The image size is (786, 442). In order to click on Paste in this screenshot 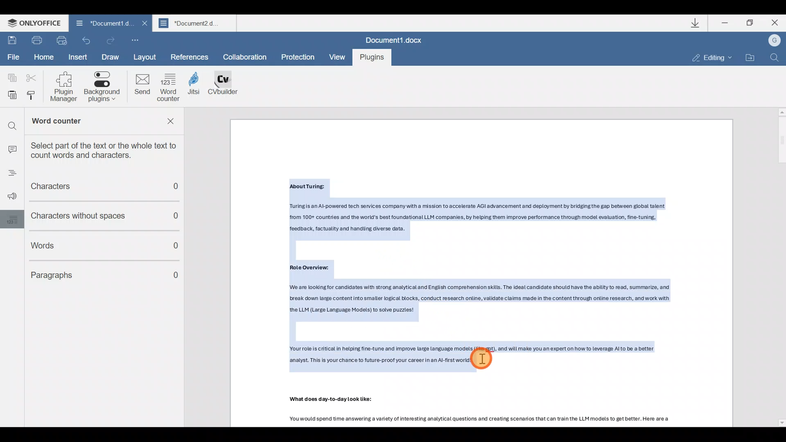, I will do `click(10, 96)`.